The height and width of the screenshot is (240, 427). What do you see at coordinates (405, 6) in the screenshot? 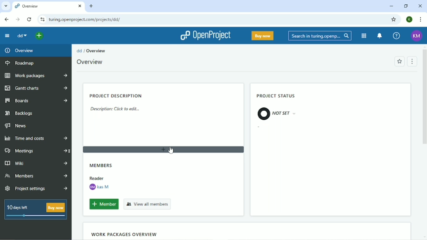
I see `Restore down` at bounding box center [405, 6].